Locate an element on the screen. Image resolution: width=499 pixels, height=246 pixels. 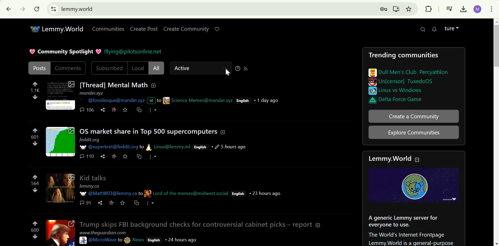
@MattW03@lemmy.ca to is located at coordinates (114, 194).